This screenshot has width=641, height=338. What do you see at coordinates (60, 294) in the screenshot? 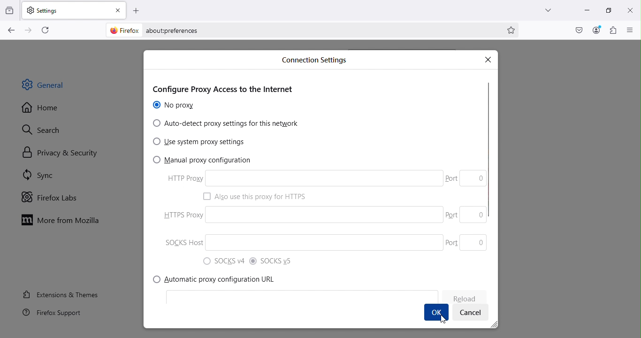
I see `Extensions and themes` at bounding box center [60, 294].